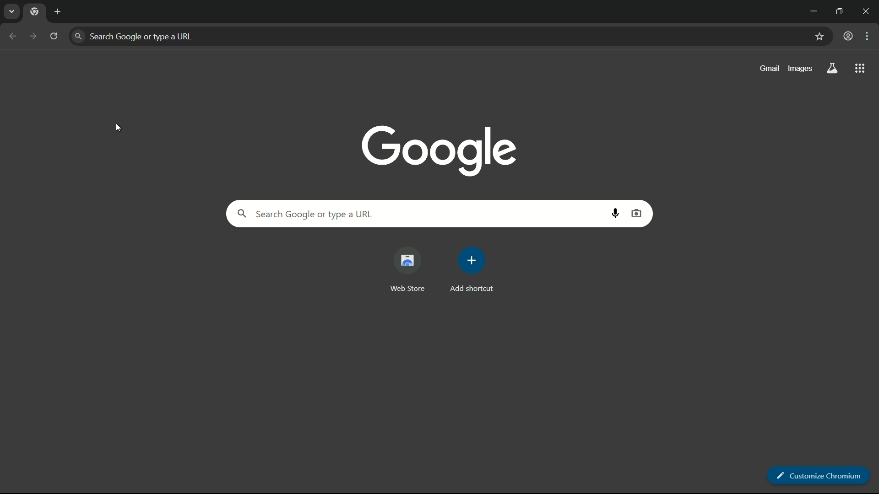 This screenshot has height=494, width=879. Describe the element at coordinates (440, 36) in the screenshot. I see `search google or type a url` at that location.